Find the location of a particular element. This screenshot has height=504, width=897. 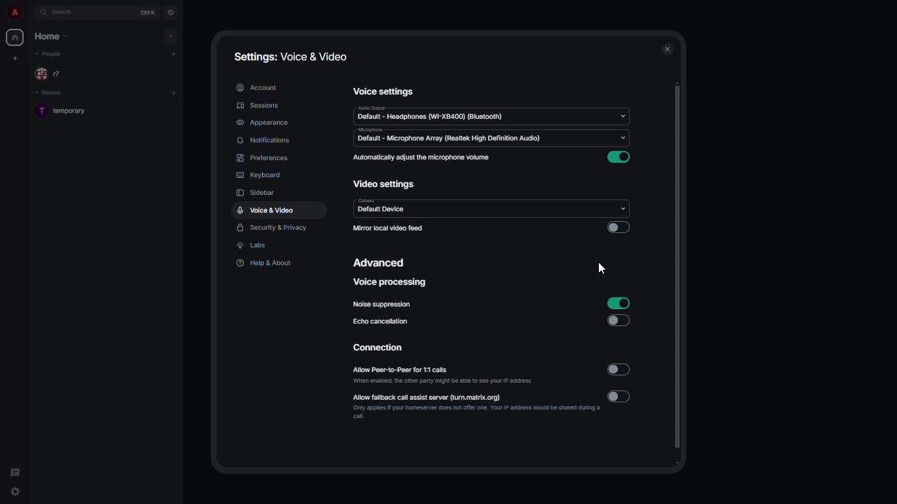

scroll bar is located at coordinates (678, 275).